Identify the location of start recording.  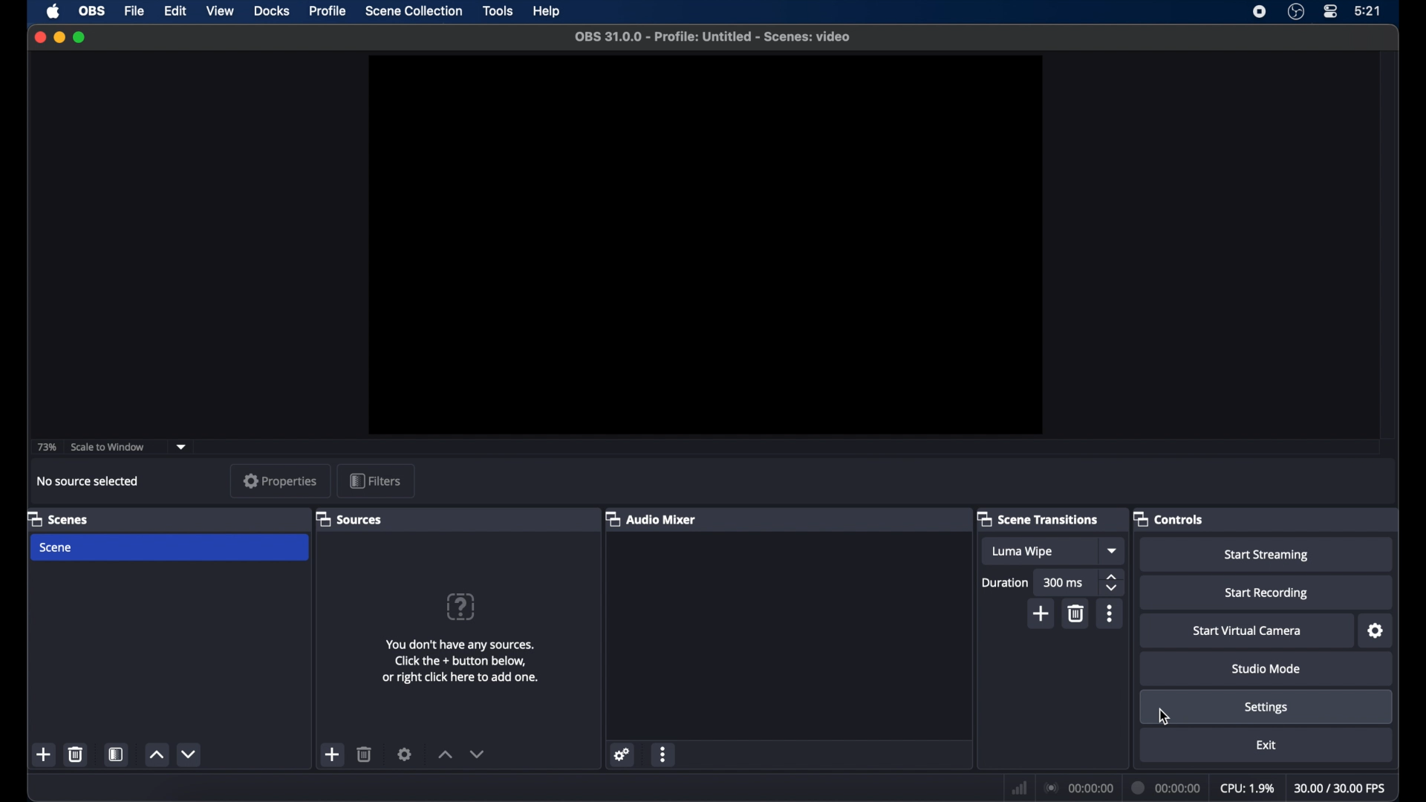
(1266, 594).